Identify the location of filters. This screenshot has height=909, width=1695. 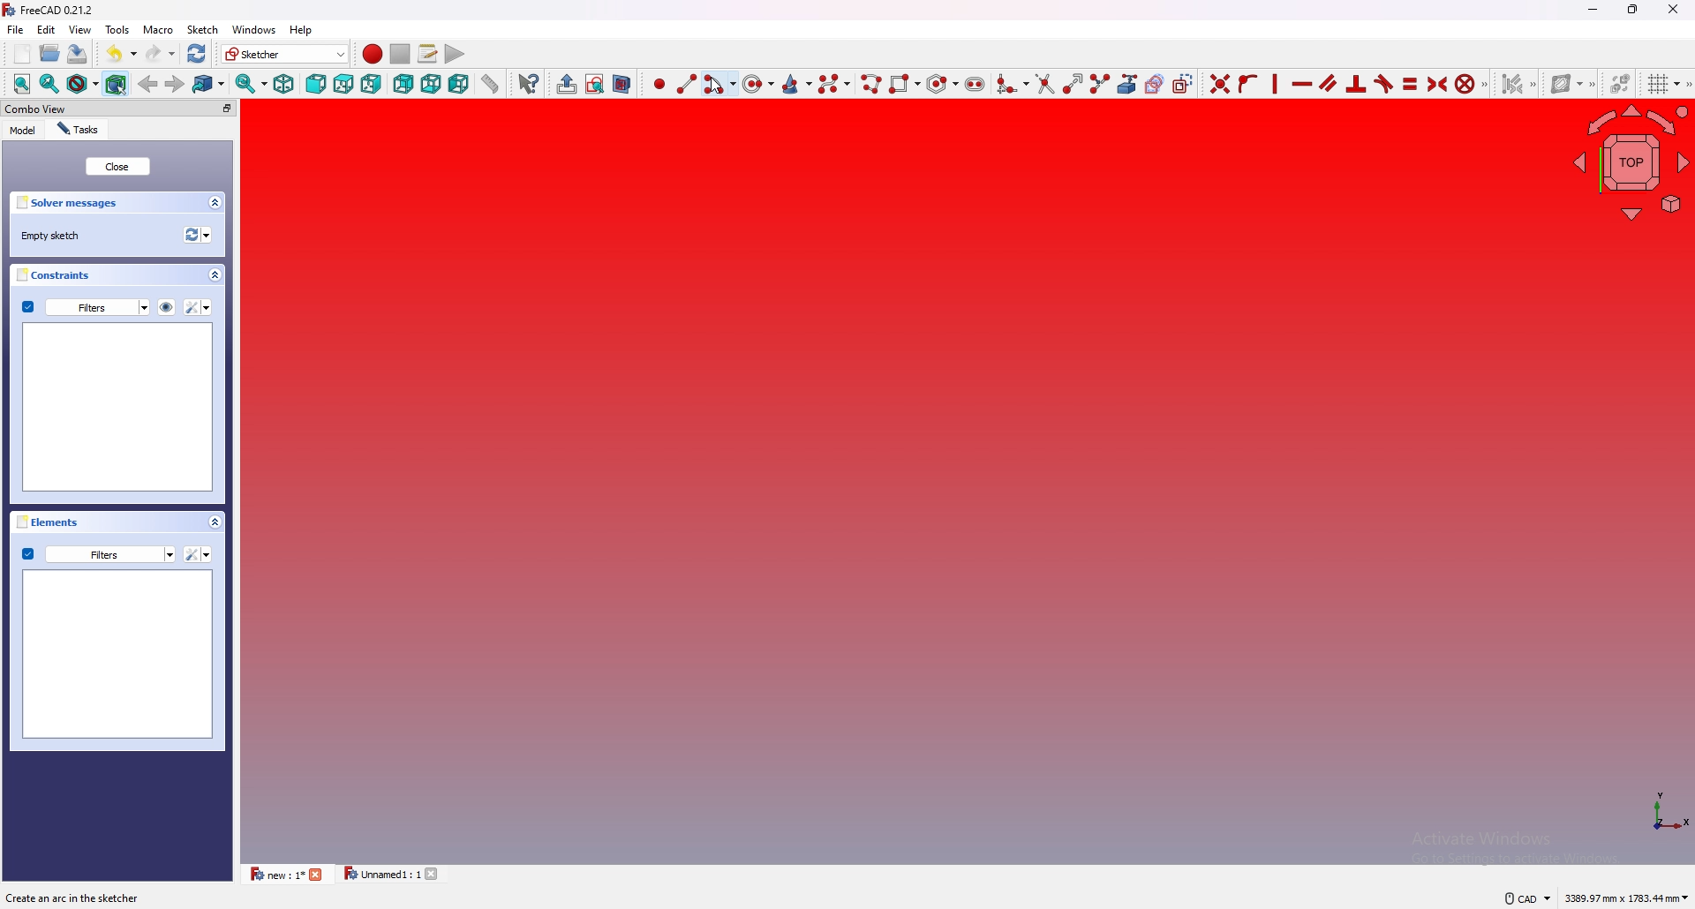
(98, 553).